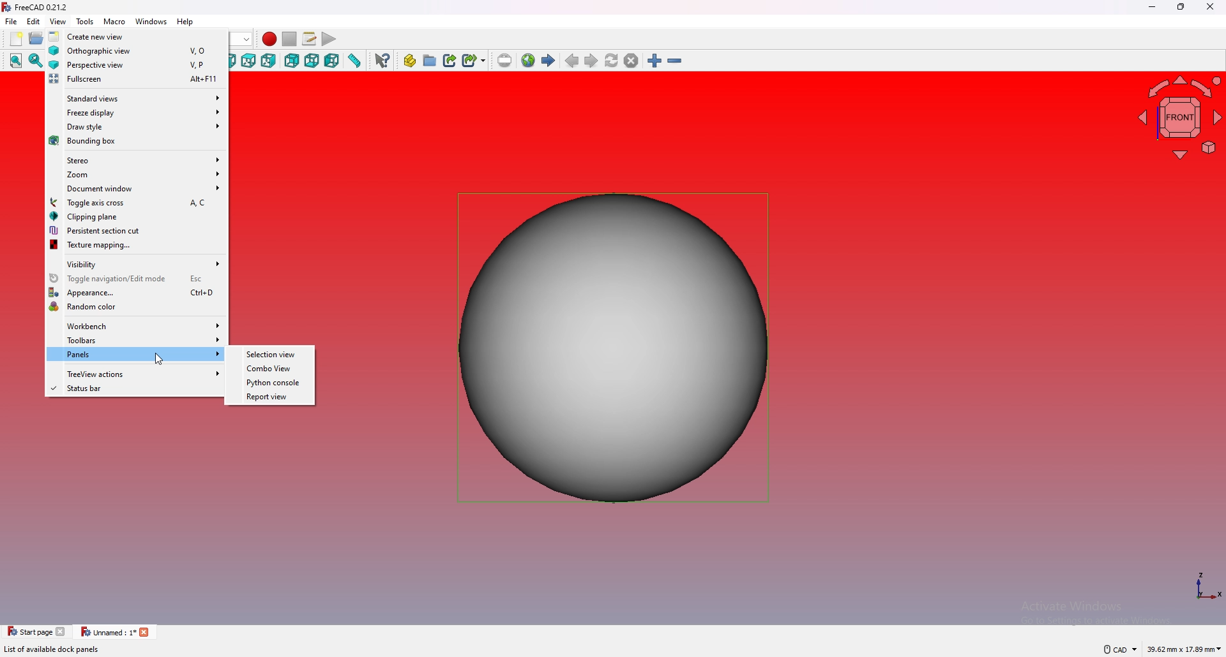 The width and height of the screenshot is (1226, 657). What do you see at coordinates (137, 36) in the screenshot?
I see `create new view` at bounding box center [137, 36].